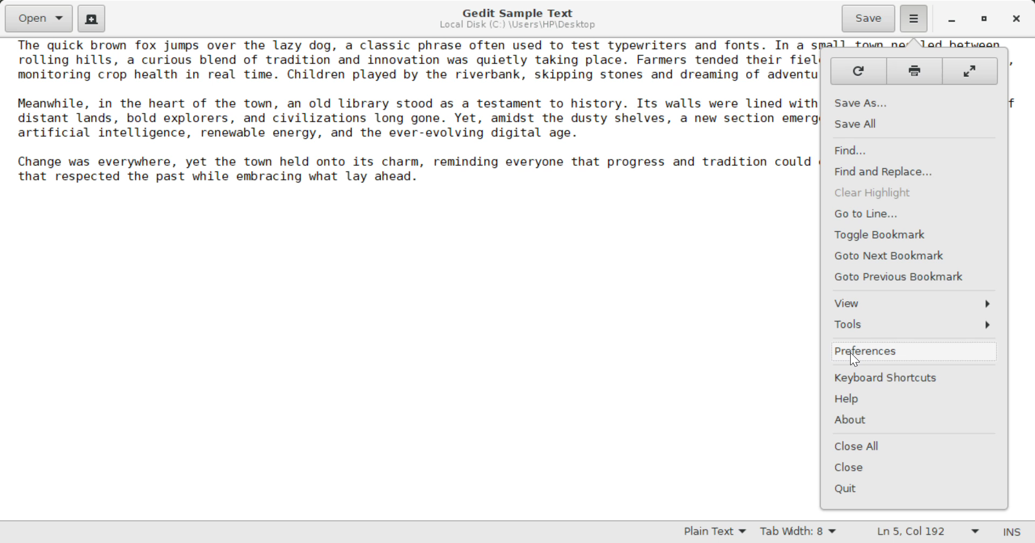  What do you see at coordinates (912, 303) in the screenshot?
I see `View` at bounding box center [912, 303].